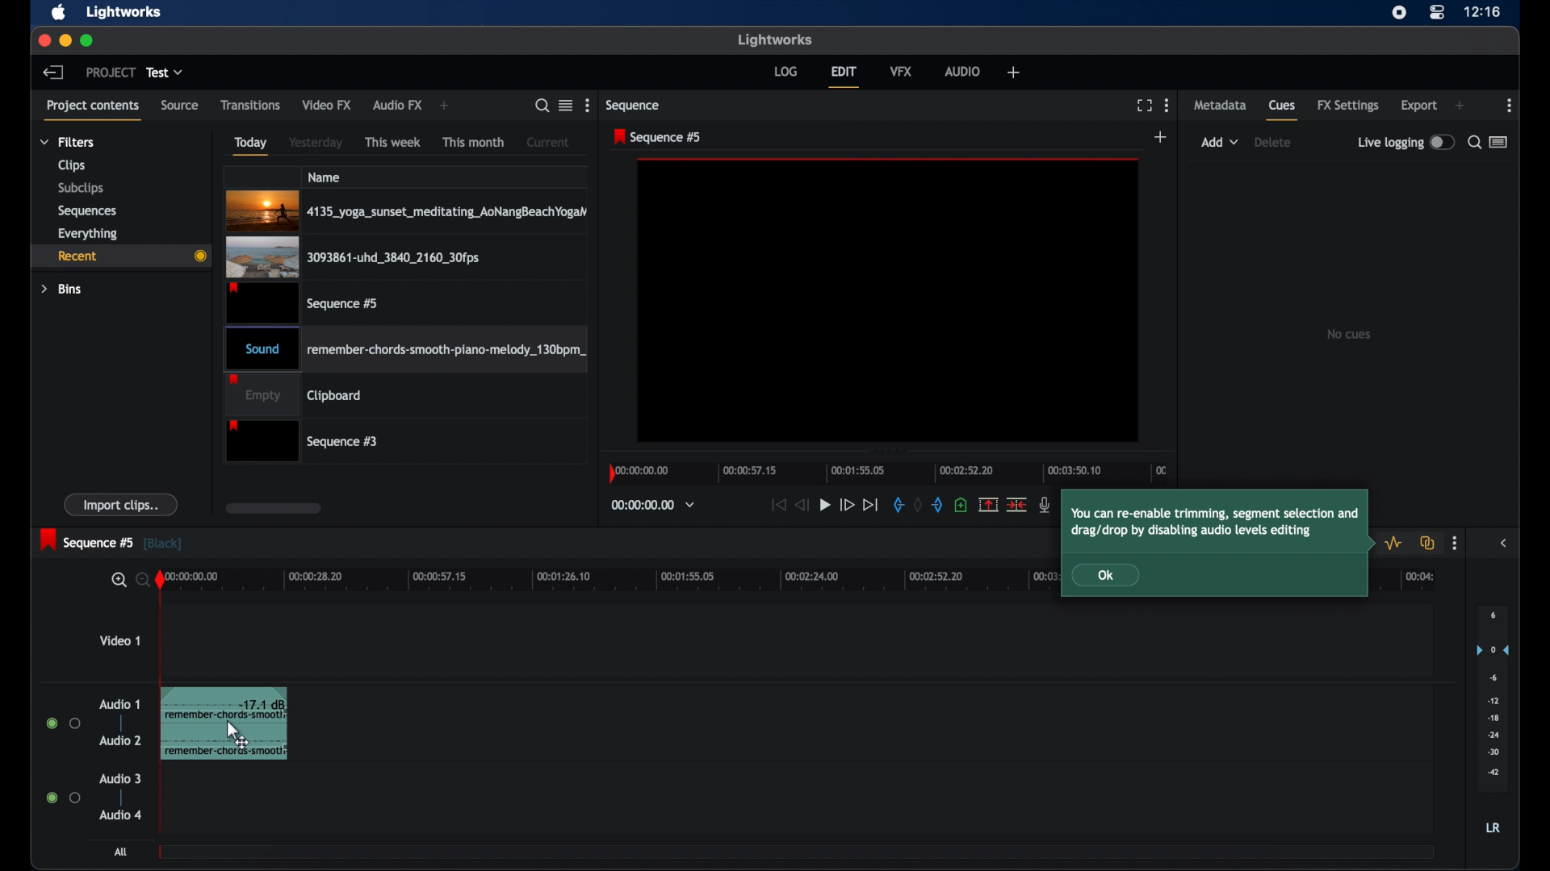 The height and width of the screenshot is (871, 1550). I want to click on clear marks, so click(916, 506).